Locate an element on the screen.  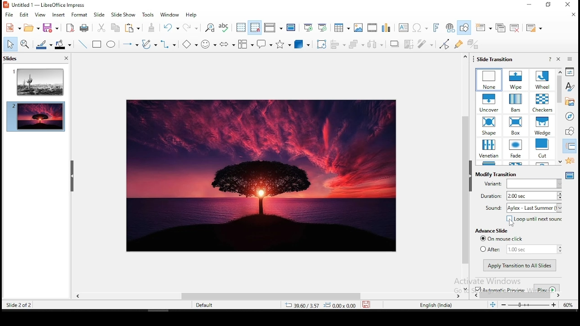
paste is located at coordinates (133, 29).